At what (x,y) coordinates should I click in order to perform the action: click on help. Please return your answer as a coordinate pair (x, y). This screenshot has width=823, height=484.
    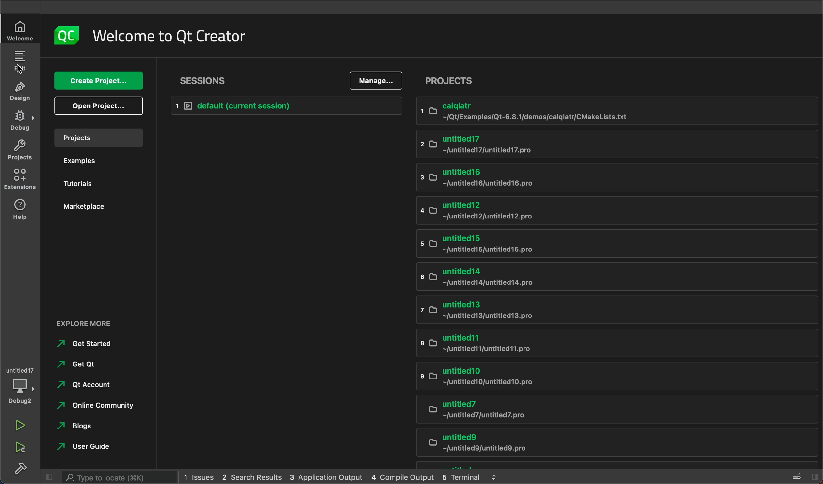
    Looking at the image, I should click on (21, 211).